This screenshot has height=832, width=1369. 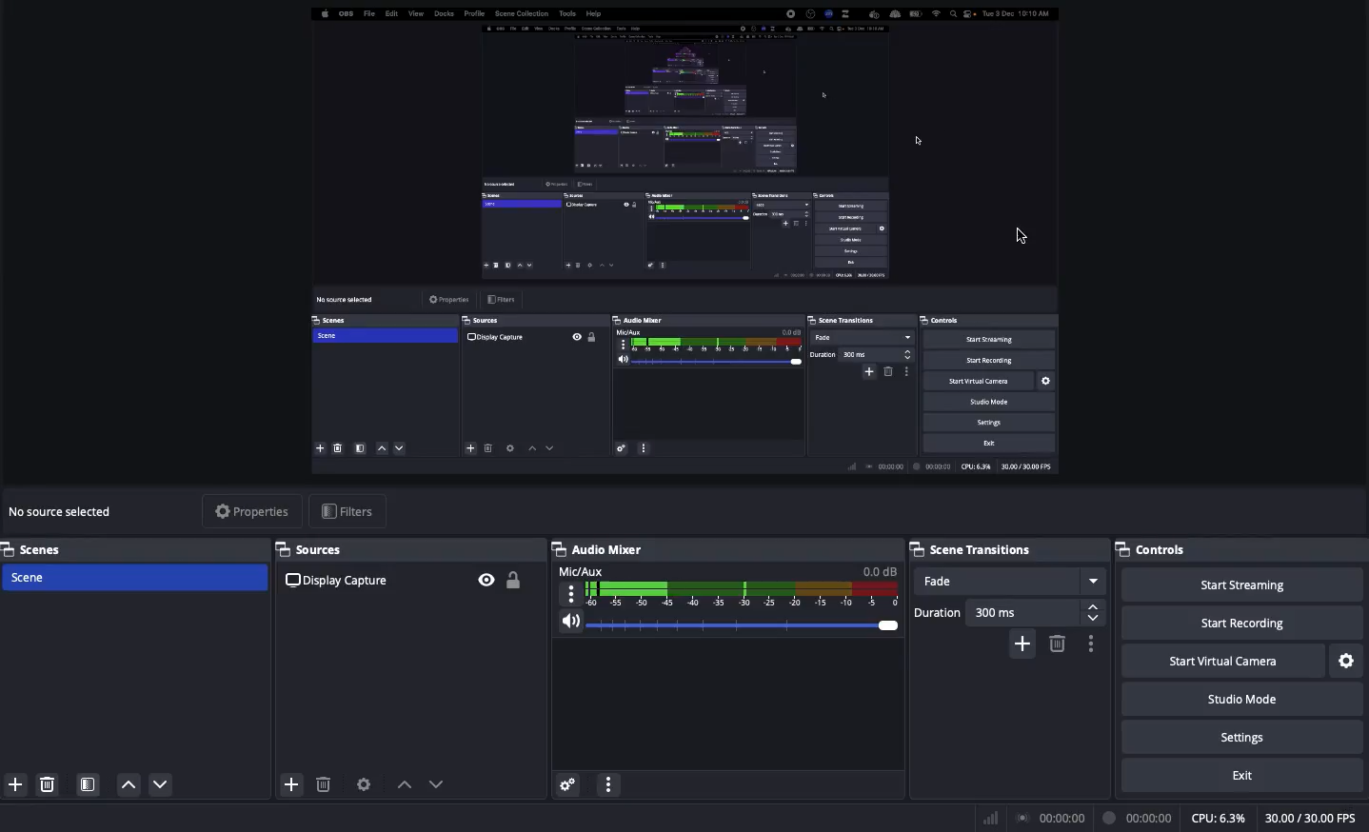 What do you see at coordinates (567, 786) in the screenshot?
I see `Advanced audio properties` at bounding box center [567, 786].